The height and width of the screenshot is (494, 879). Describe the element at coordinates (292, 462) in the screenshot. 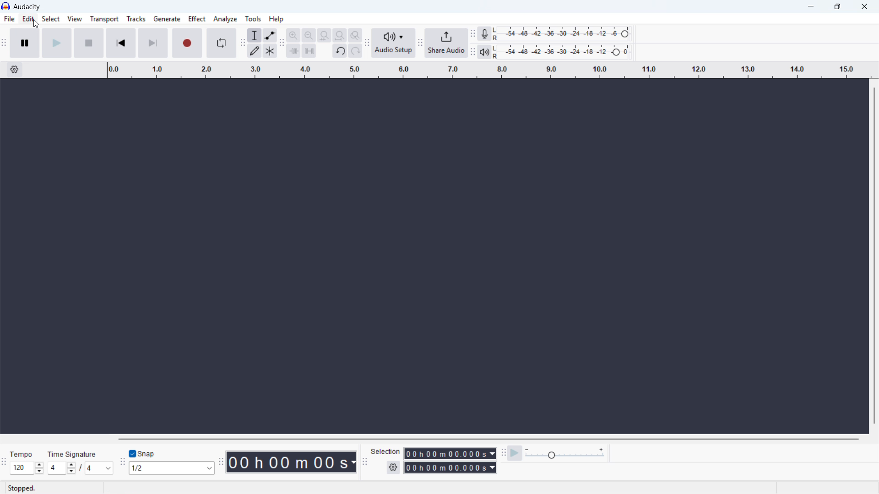

I see `timestamp` at that location.